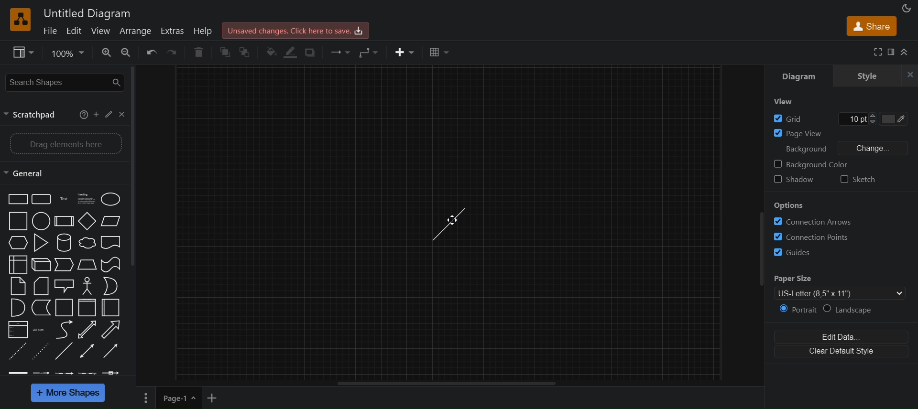 This screenshot has height=409, width=918. What do you see at coordinates (87, 13) in the screenshot?
I see `Untitled Diagram` at bounding box center [87, 13].